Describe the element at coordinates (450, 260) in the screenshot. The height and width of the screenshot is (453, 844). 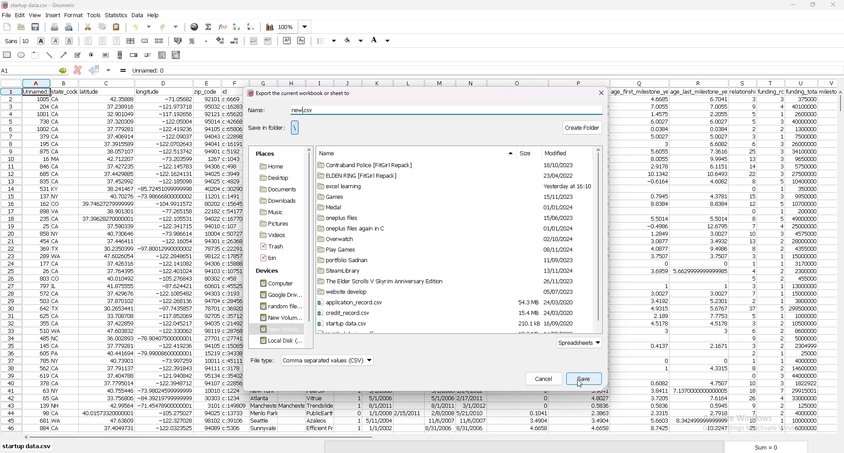
I see `folder` at that location.